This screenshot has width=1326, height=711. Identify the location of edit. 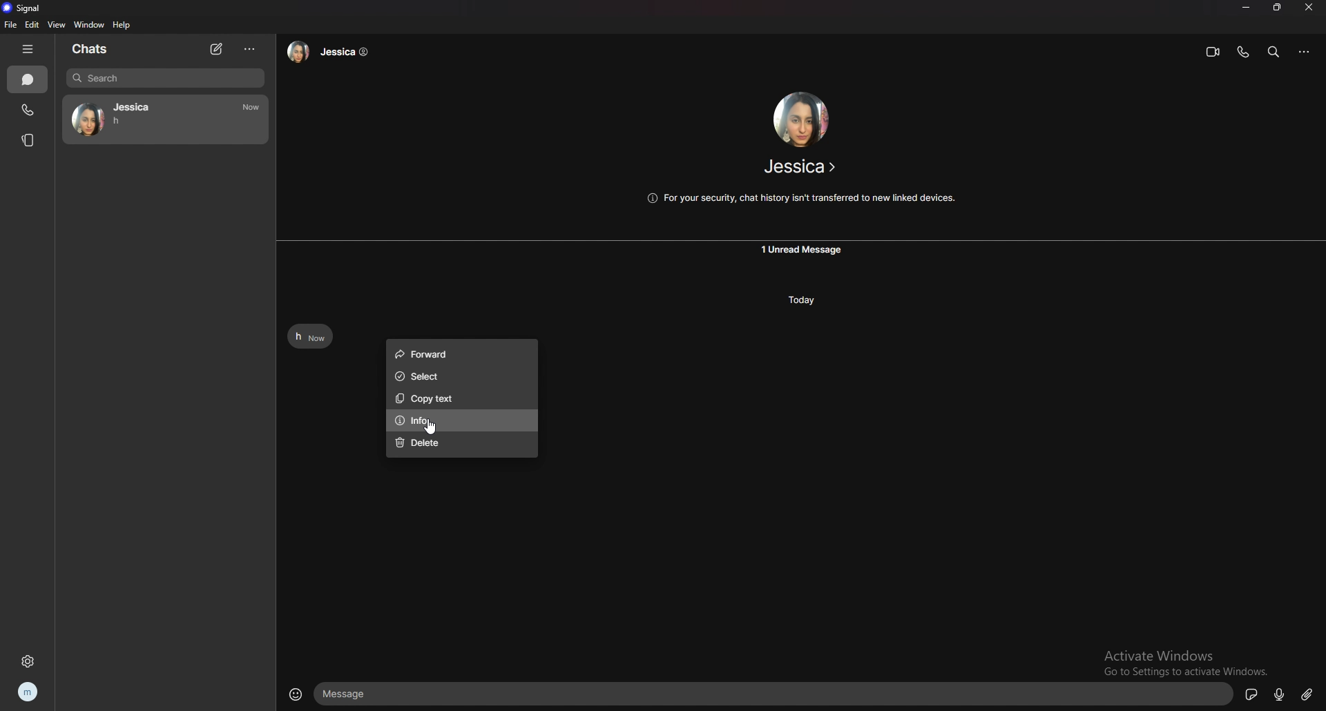
(32, 24).